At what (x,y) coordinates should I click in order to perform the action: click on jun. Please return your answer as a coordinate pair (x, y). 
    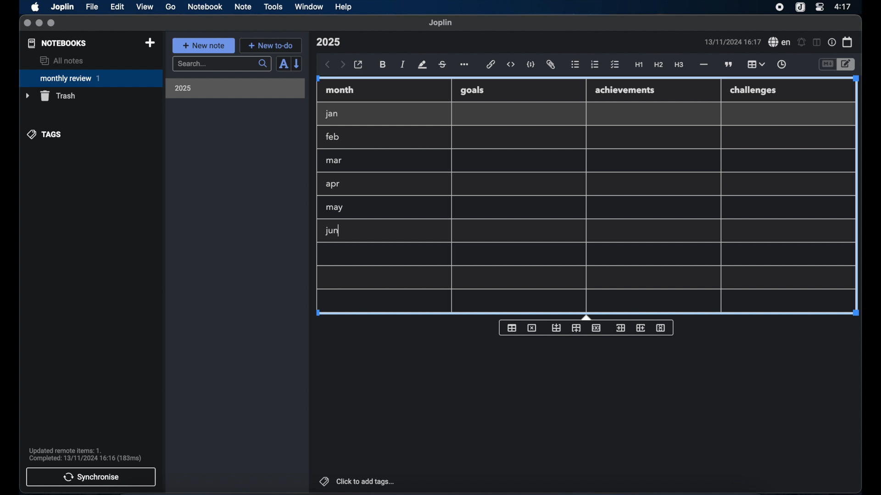
    Looking at the image, I should click on (331, 231).